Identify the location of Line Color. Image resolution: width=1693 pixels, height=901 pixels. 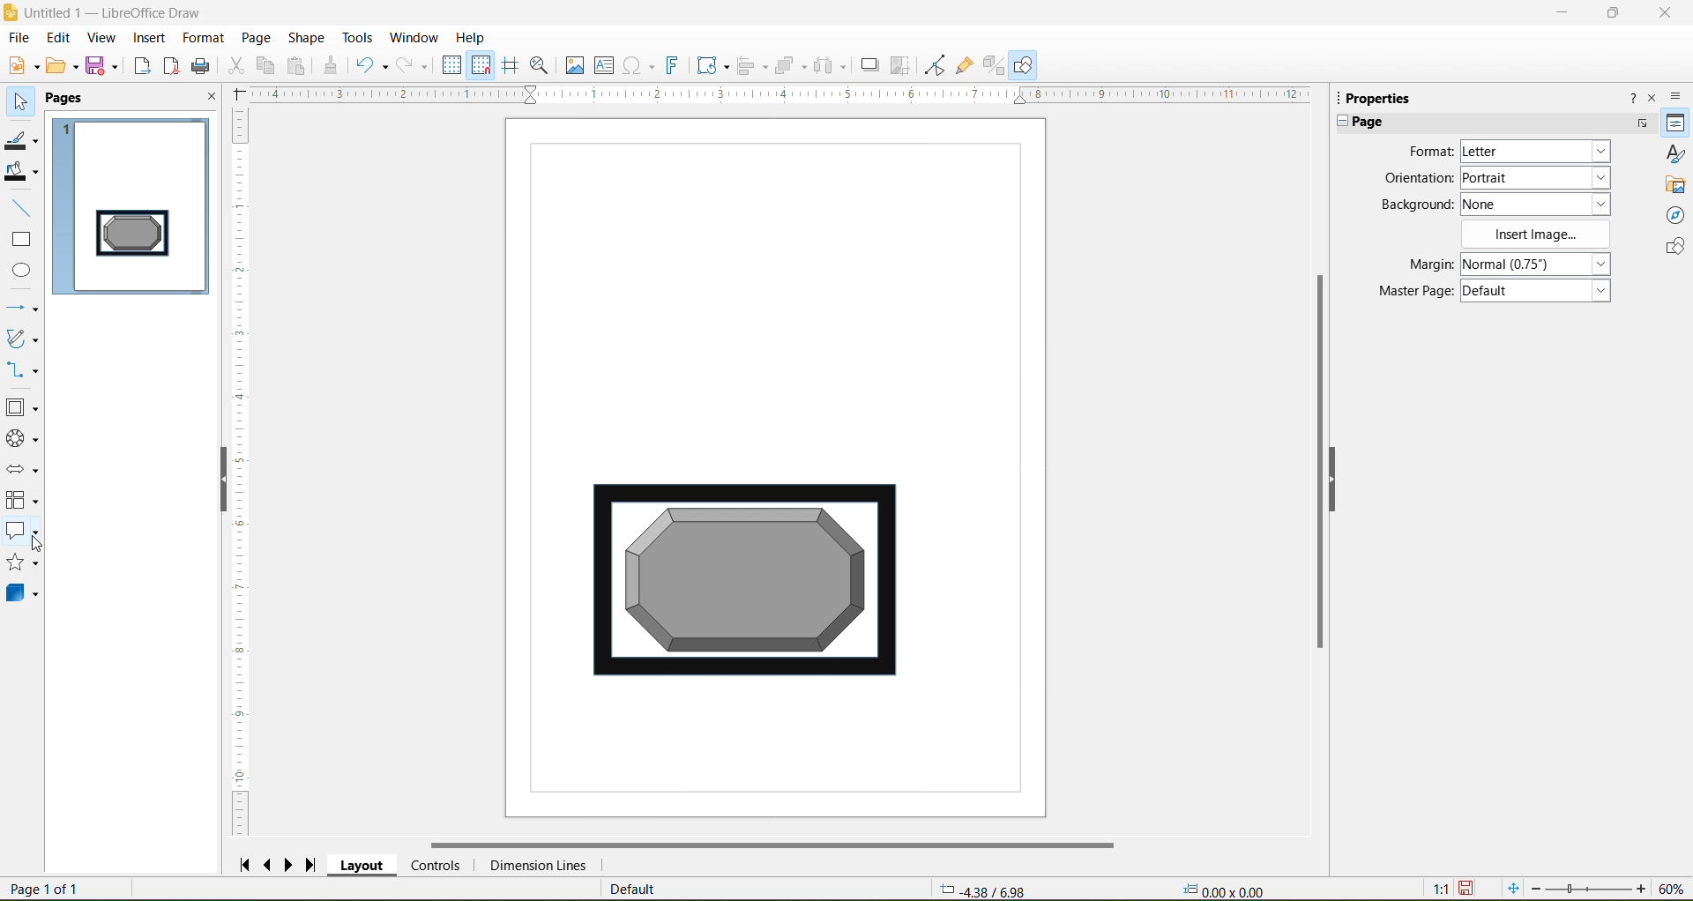
(23, 142).